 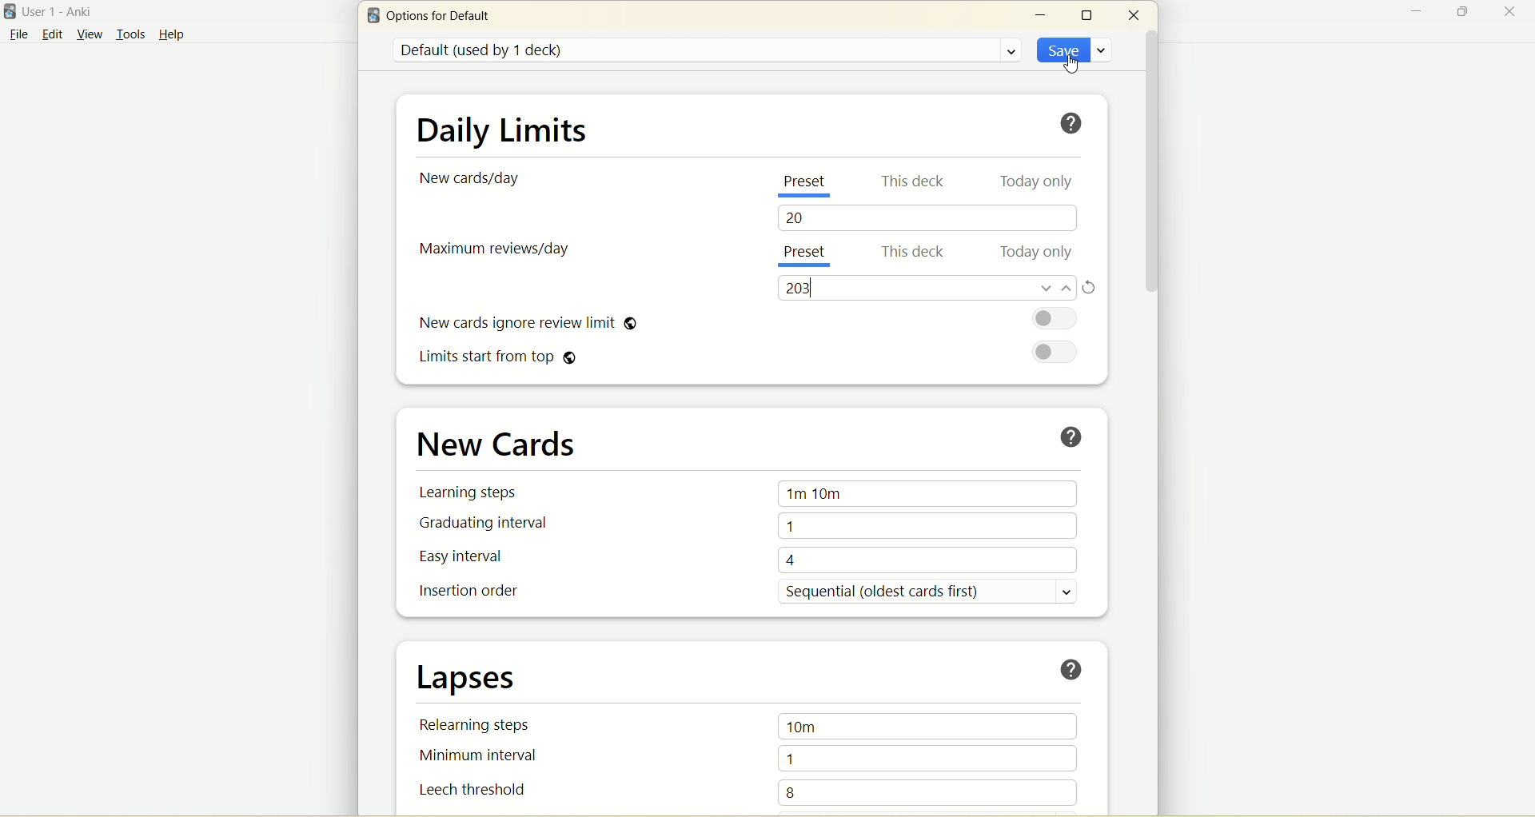 What do you see at coordinates (1059, 321) in the screenshot?
I see `toggle button` at bounding box center [1059, 321].